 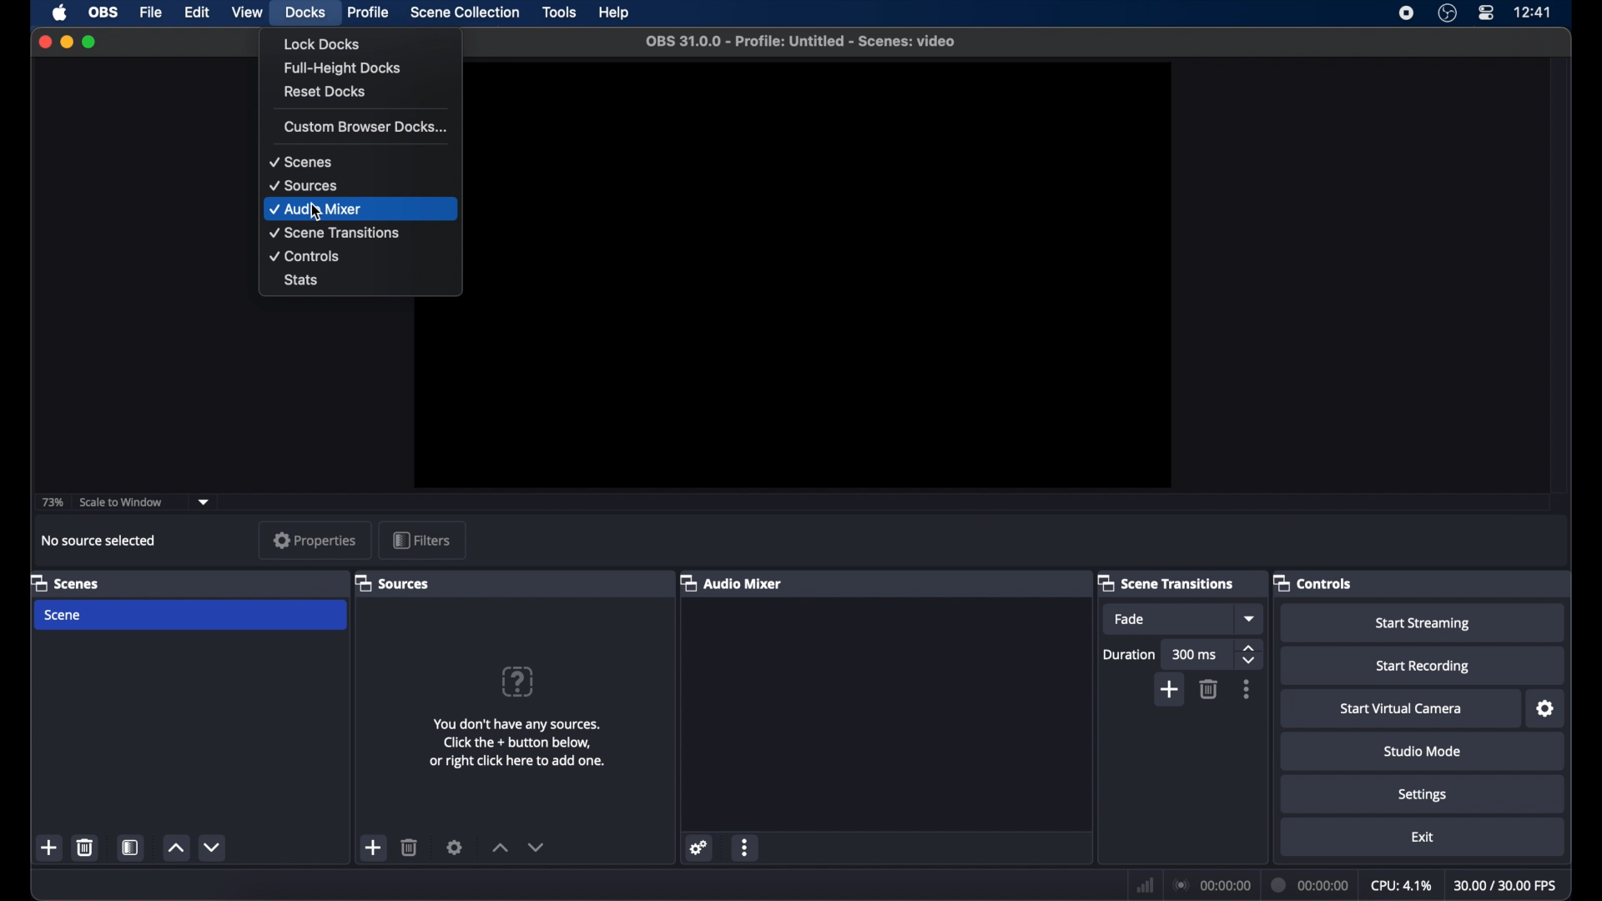 I want to click on sources, so click(x=305, y=186).